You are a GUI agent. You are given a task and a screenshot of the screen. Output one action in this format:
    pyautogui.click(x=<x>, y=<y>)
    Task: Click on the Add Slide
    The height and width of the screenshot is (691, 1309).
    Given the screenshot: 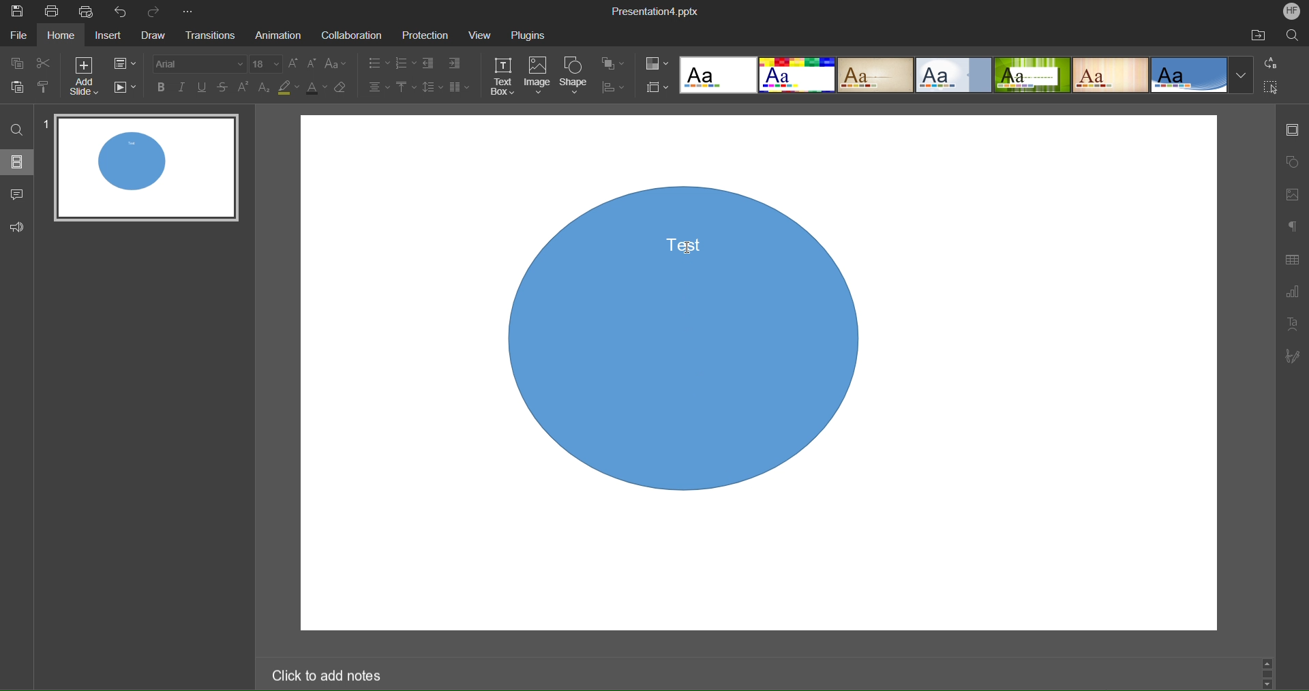 What is the action you would take?
    pyautogui.click(x=84, y=78)
    